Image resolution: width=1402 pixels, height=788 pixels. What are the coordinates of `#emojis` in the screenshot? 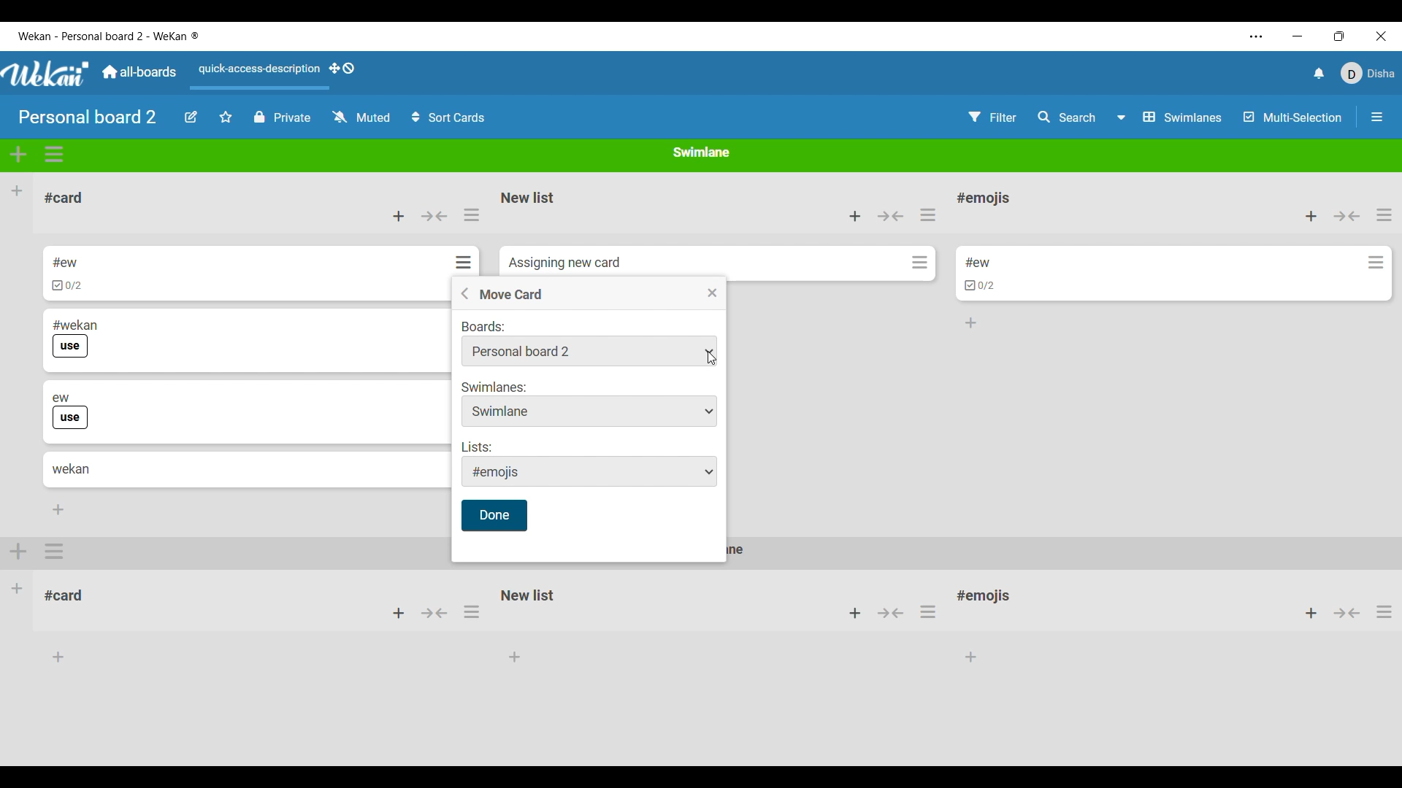 It's located at (989, 599).